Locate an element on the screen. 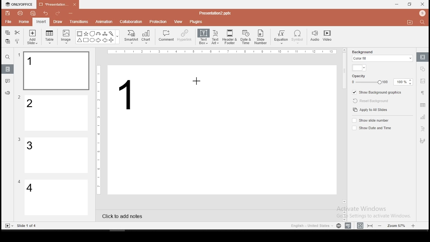 The height and width of the screenshot is (242, 430). cut is located at coordinates (17, 32).